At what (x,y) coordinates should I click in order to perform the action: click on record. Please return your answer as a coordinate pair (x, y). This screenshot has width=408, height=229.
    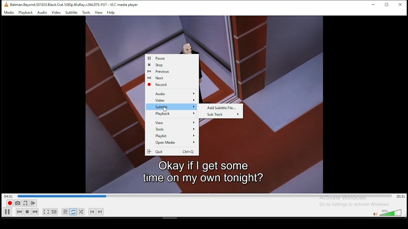
    Looking at the image, I should click on (10, 203).